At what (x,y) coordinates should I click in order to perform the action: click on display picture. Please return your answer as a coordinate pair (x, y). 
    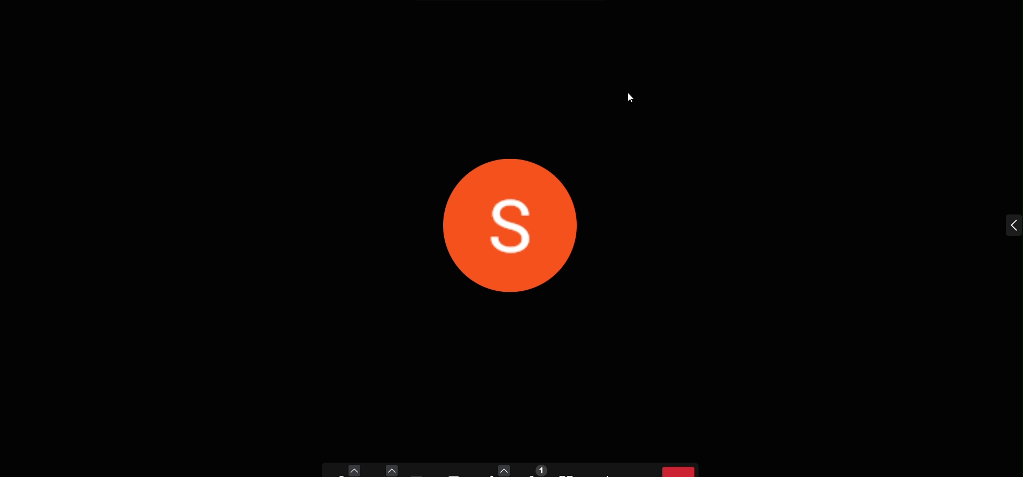
    Looking at the image, I should click on (511, 228).